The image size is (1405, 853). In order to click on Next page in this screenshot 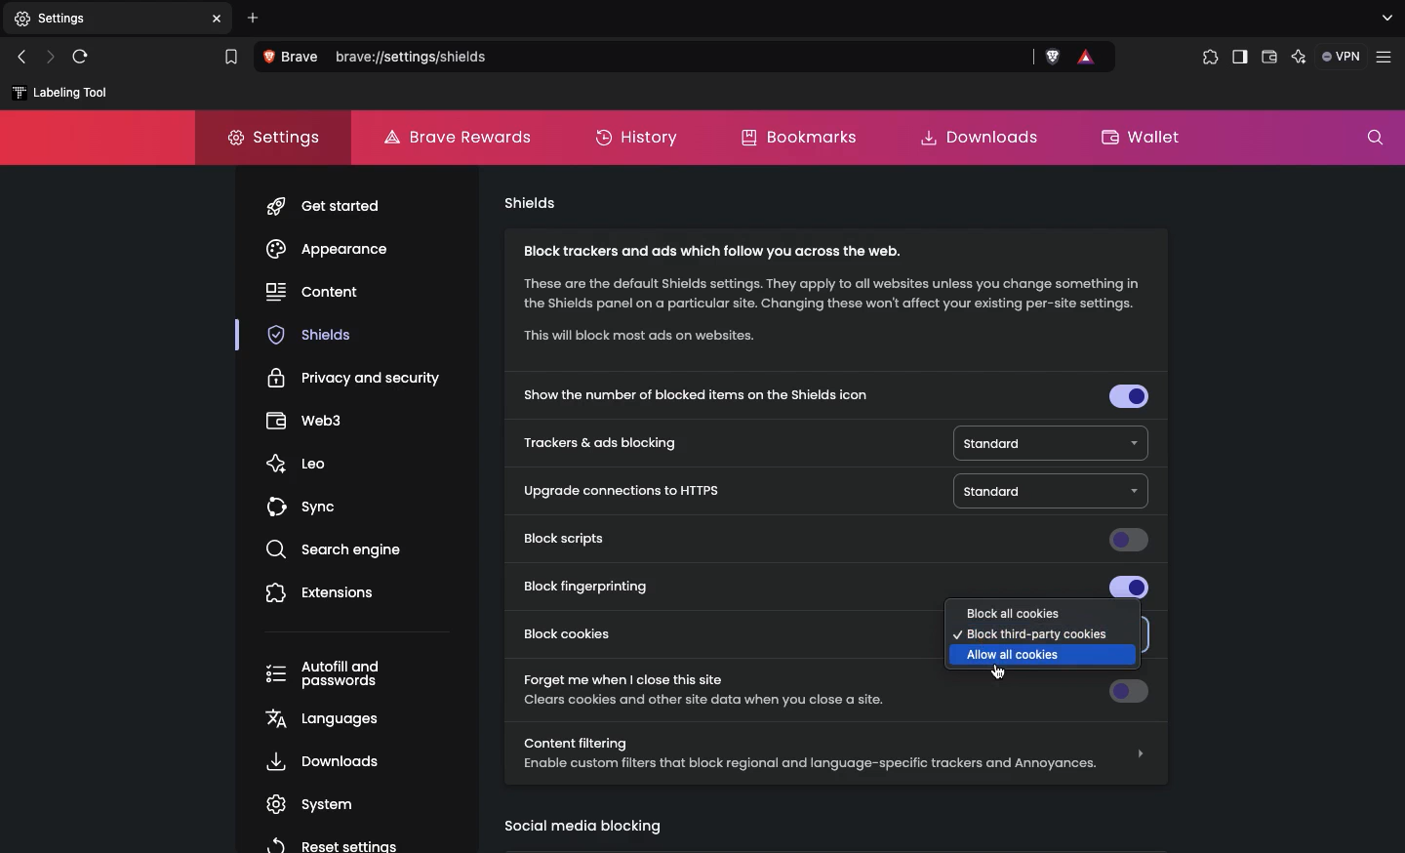, I will do `click(49, 58)`.